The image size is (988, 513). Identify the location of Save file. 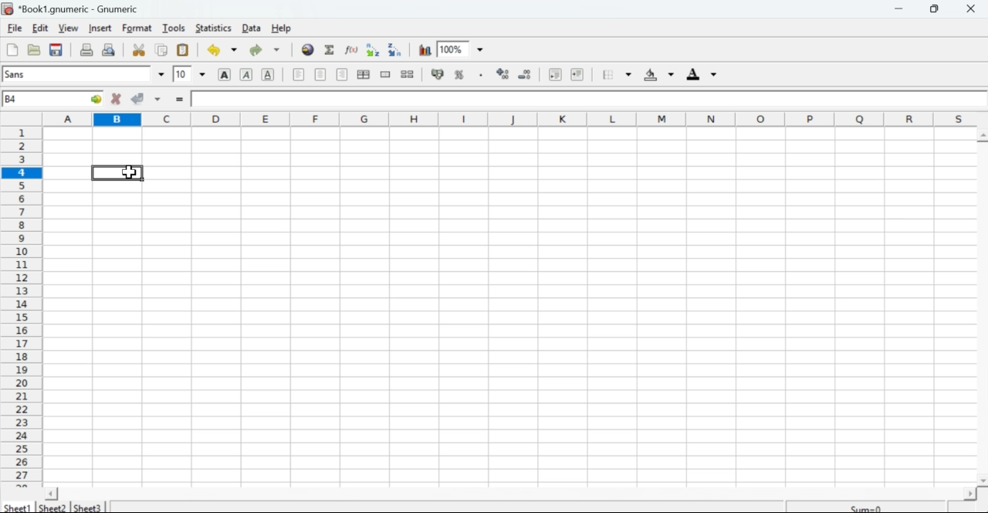
(56, 51).